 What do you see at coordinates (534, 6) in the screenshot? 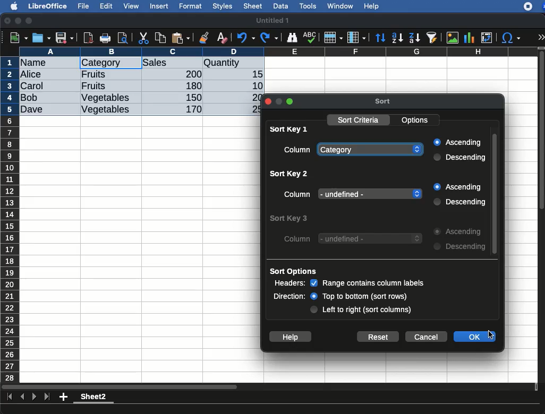
I see `extensions` at bounding box center [534, 6].